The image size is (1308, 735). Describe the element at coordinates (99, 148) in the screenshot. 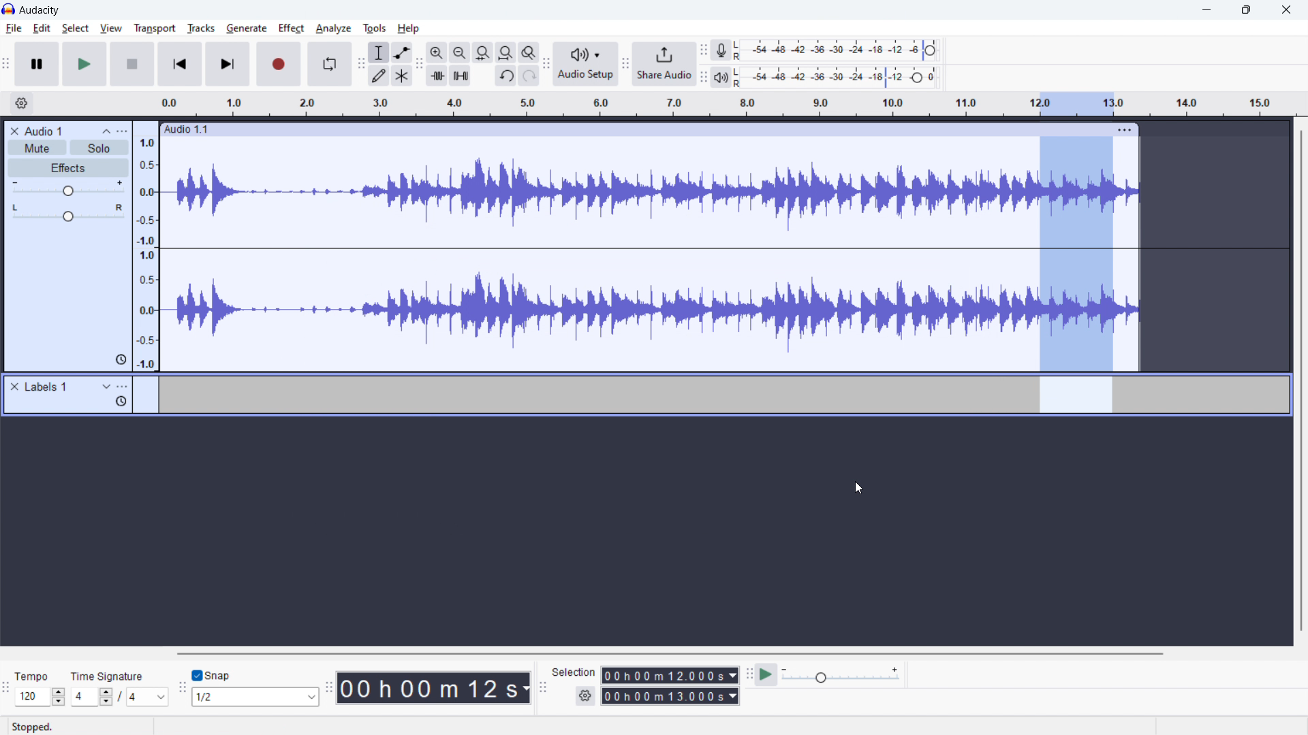

I see `solo` at that location.